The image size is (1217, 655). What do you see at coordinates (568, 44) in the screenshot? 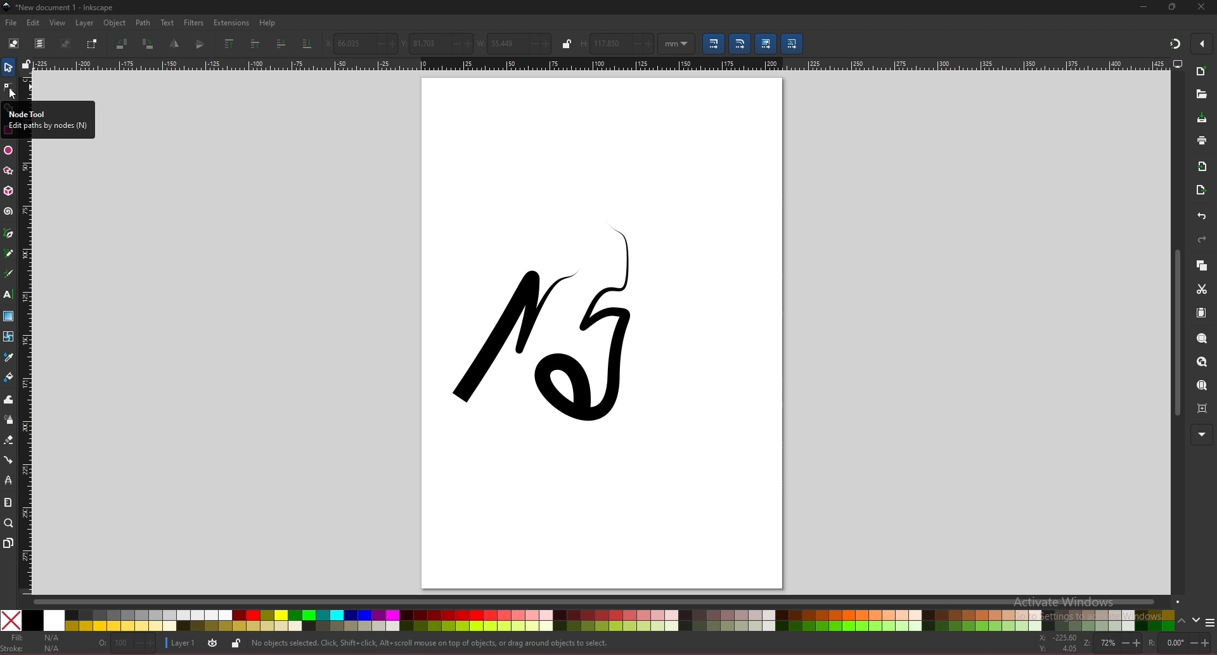
I see `lock` at bounding box center [568, 44].